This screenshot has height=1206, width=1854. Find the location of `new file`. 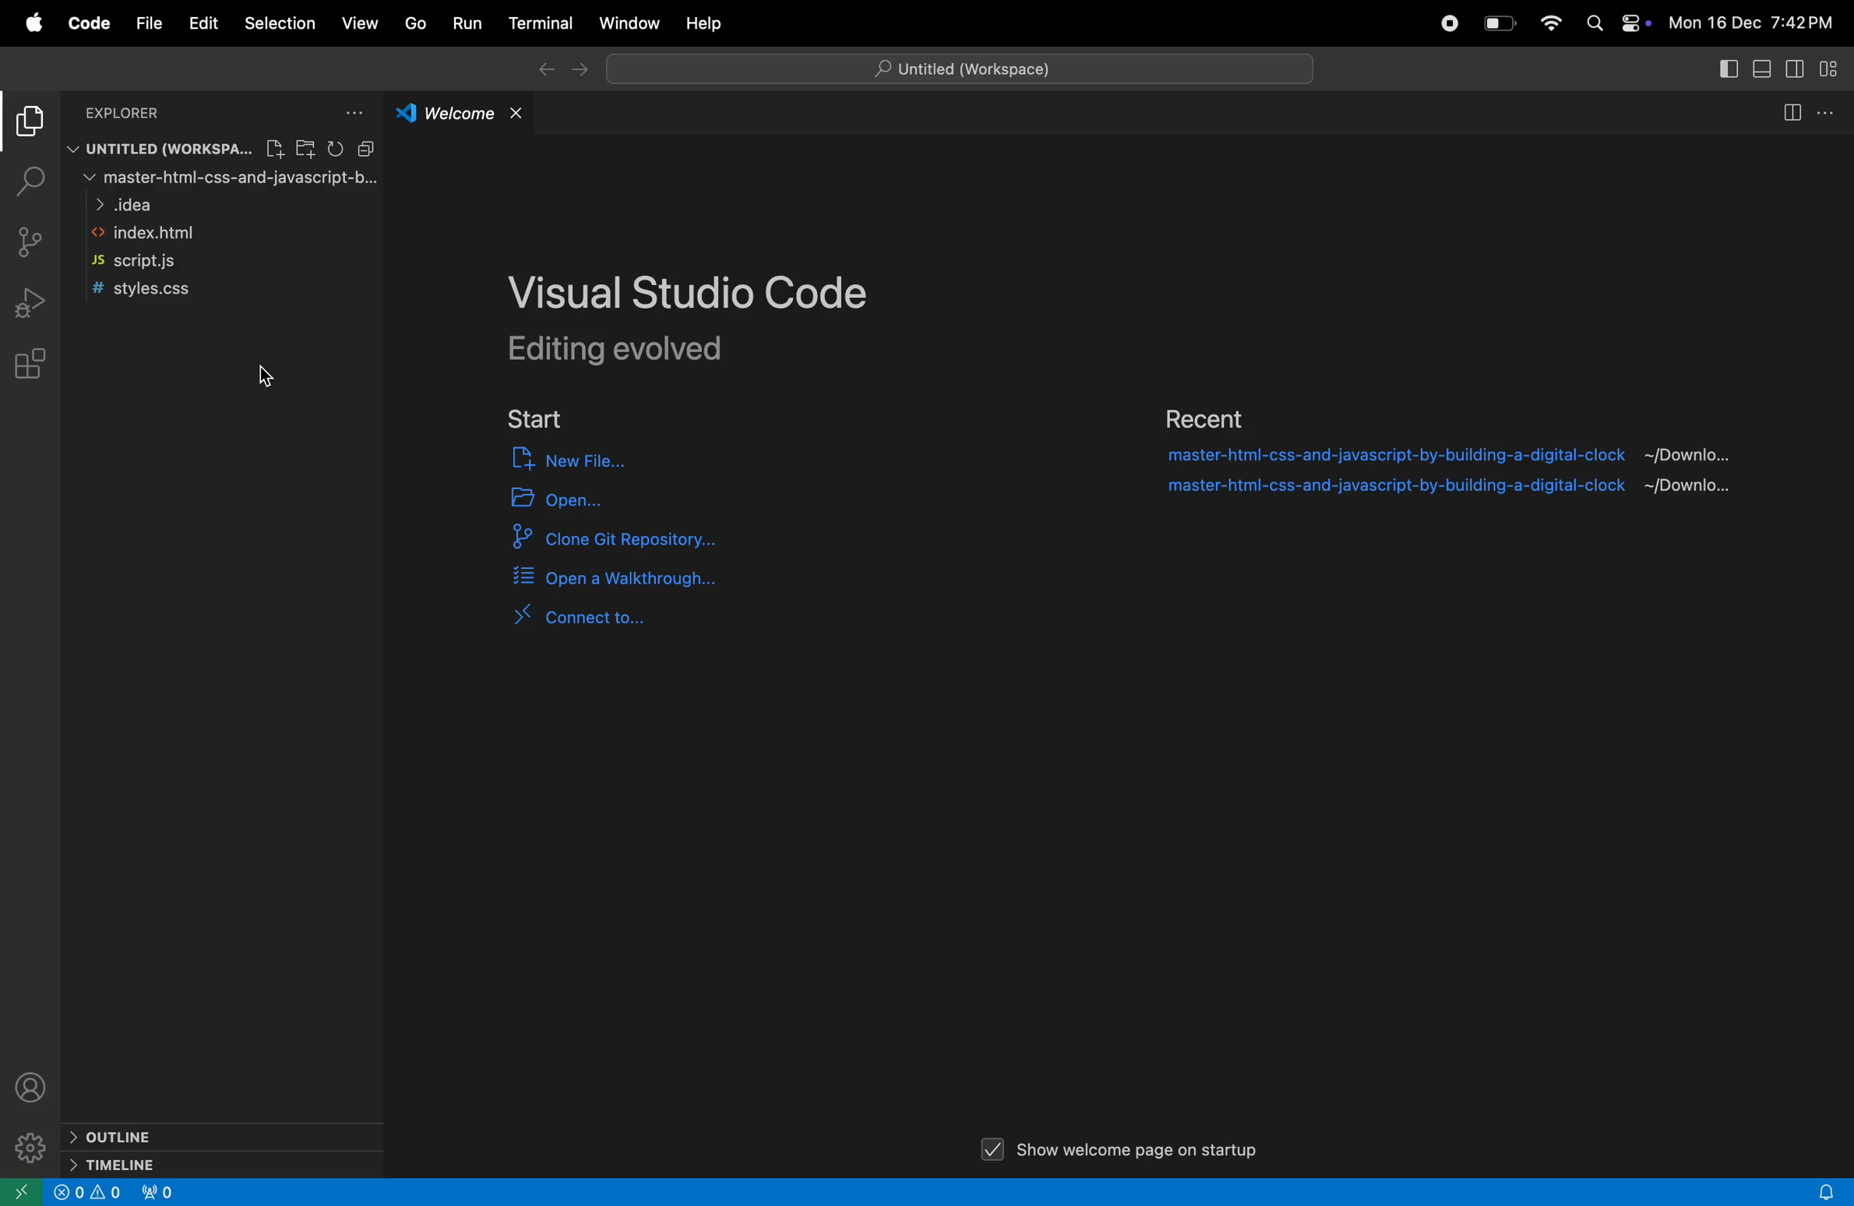

new file is located at coordinates (590, 462).